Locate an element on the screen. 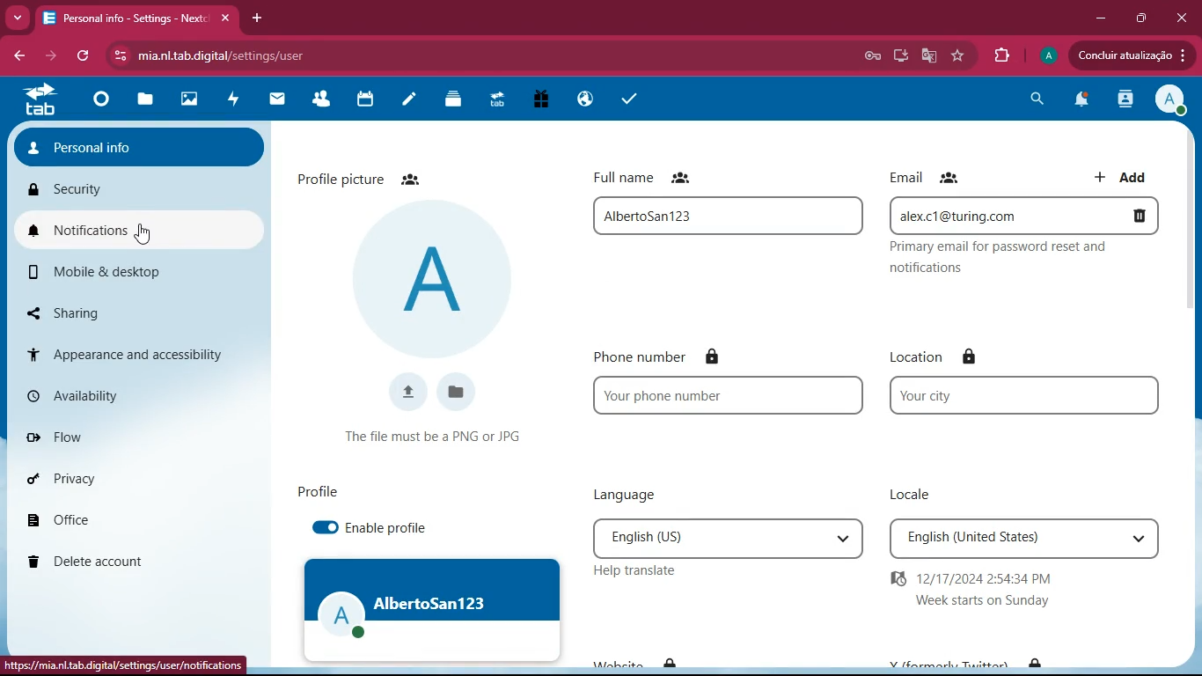  phone number is located at coordinates (697, 356).